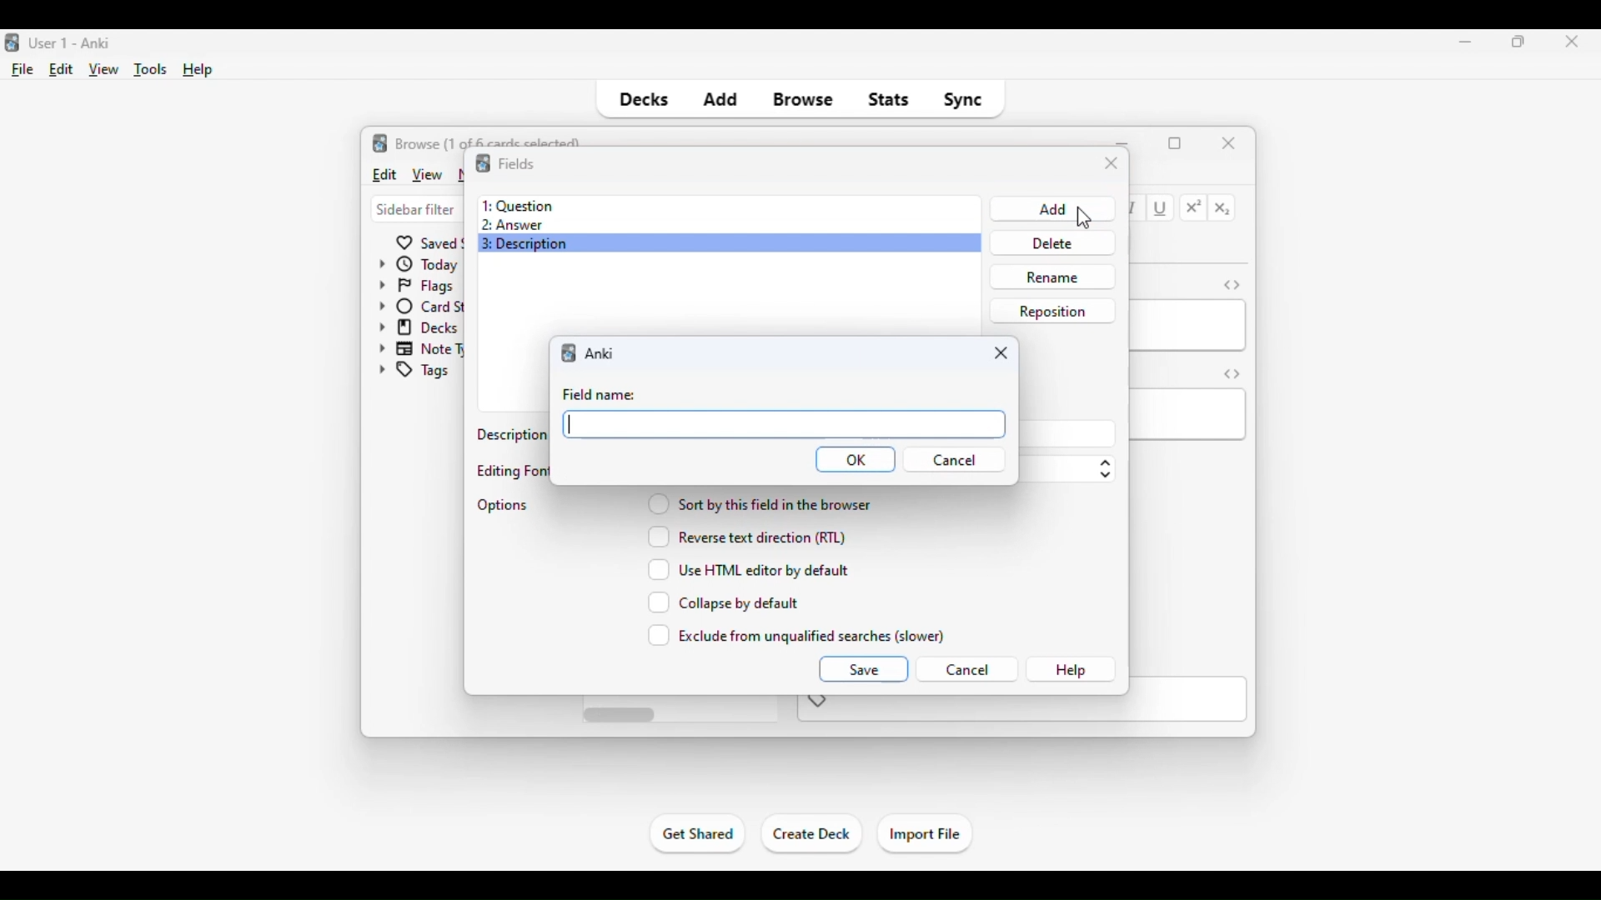 The height and width of the screenshot is (900, 1601). Describe the element at coordinates (962, 100) in the screenshot. I see `sync` at that location.